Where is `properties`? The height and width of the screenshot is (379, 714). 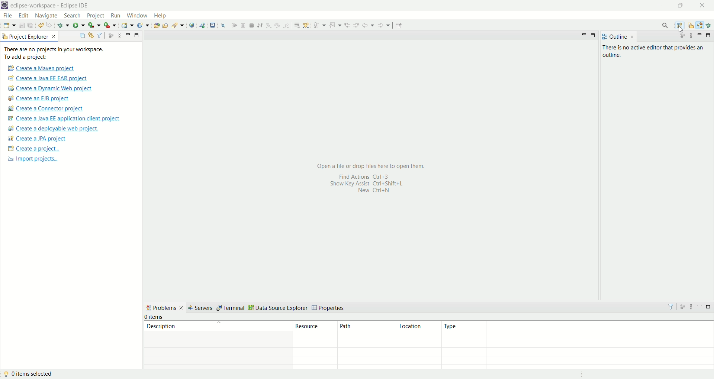 properties is located at coordinates (329, 307).